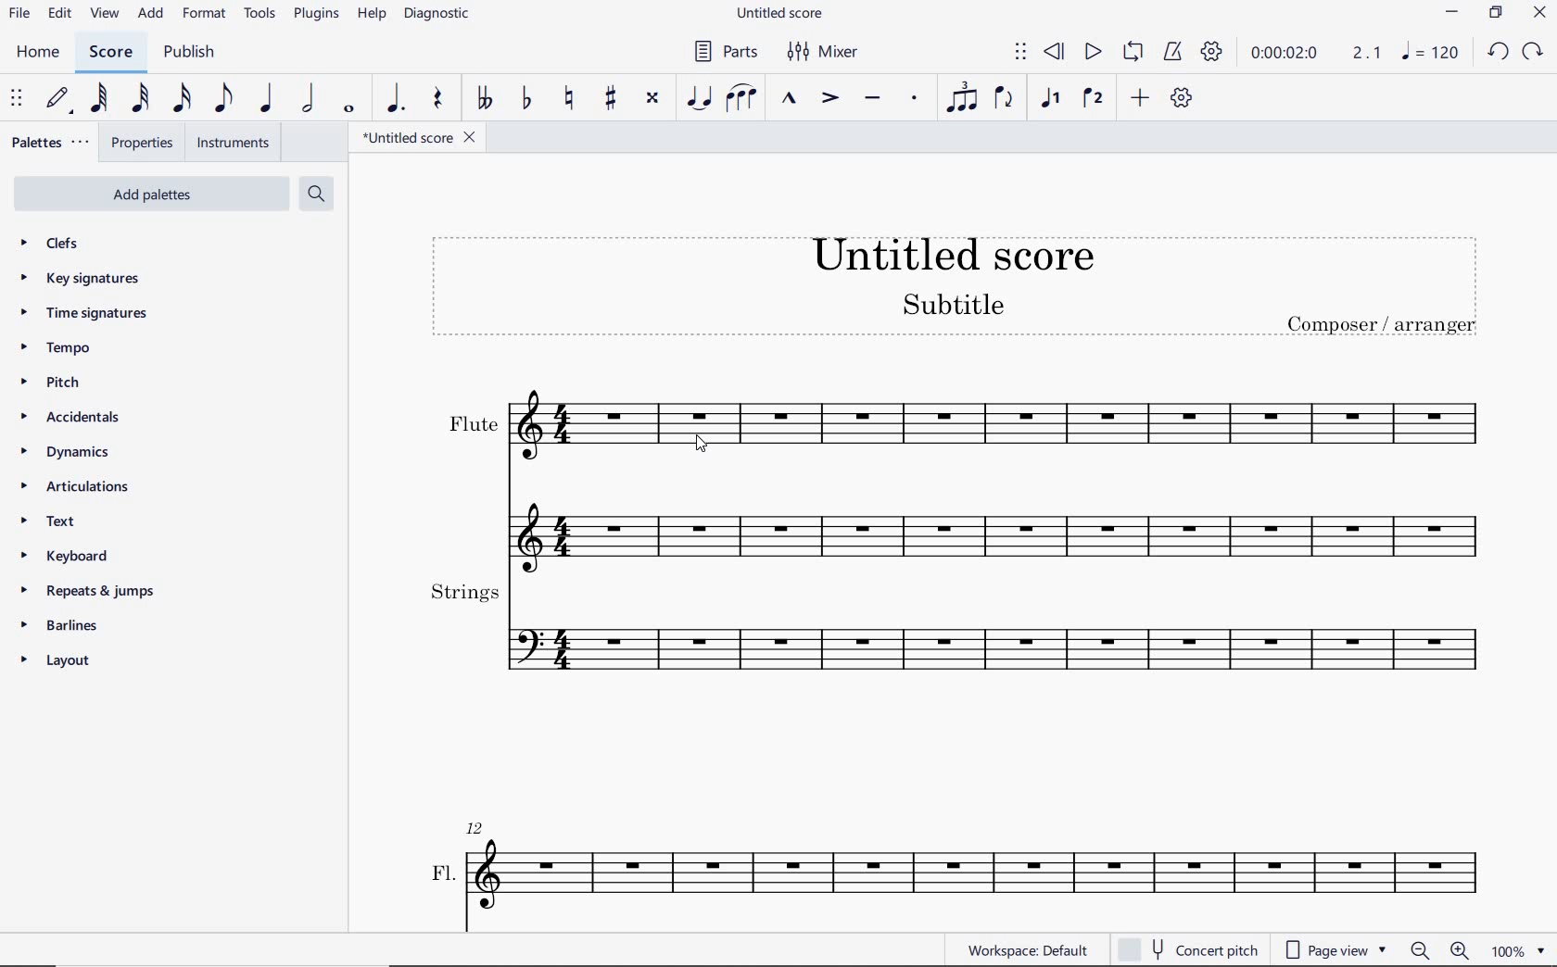  What do you see at coordinates (18, 99) in the screenshot?
I see `SELECT TO MOVE` at bounding box center [18, 99].